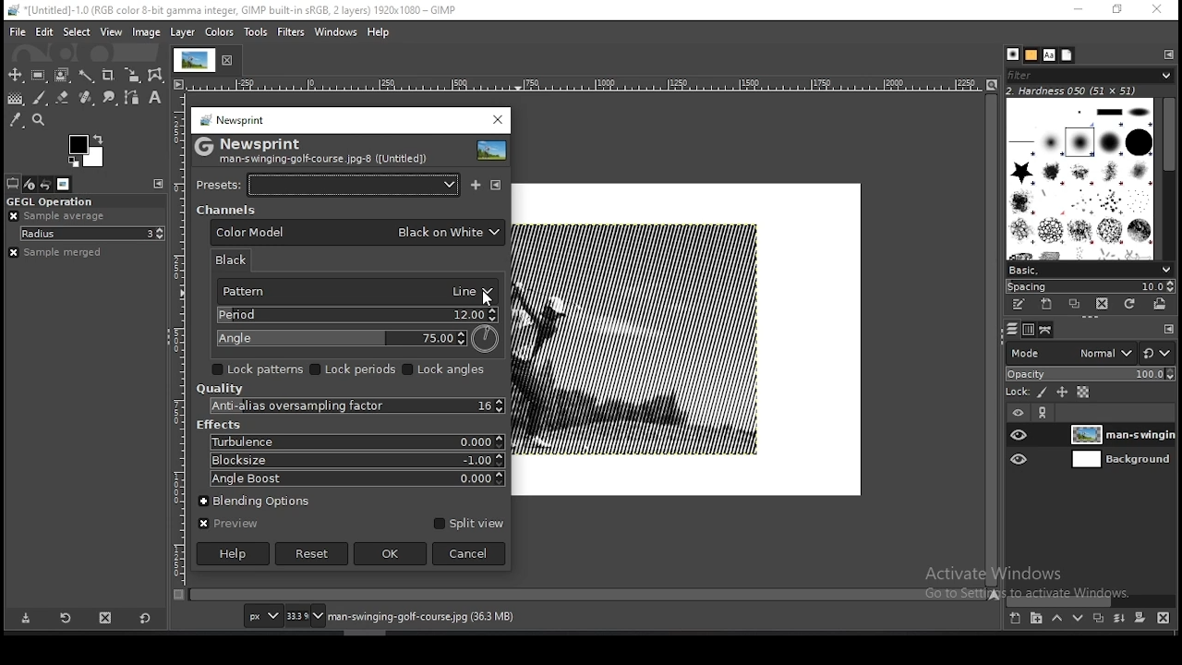  What do you see at coordinates (1016, 618) in the screenshot?
I see `create a new layer` at bounding box center [1016, 618].